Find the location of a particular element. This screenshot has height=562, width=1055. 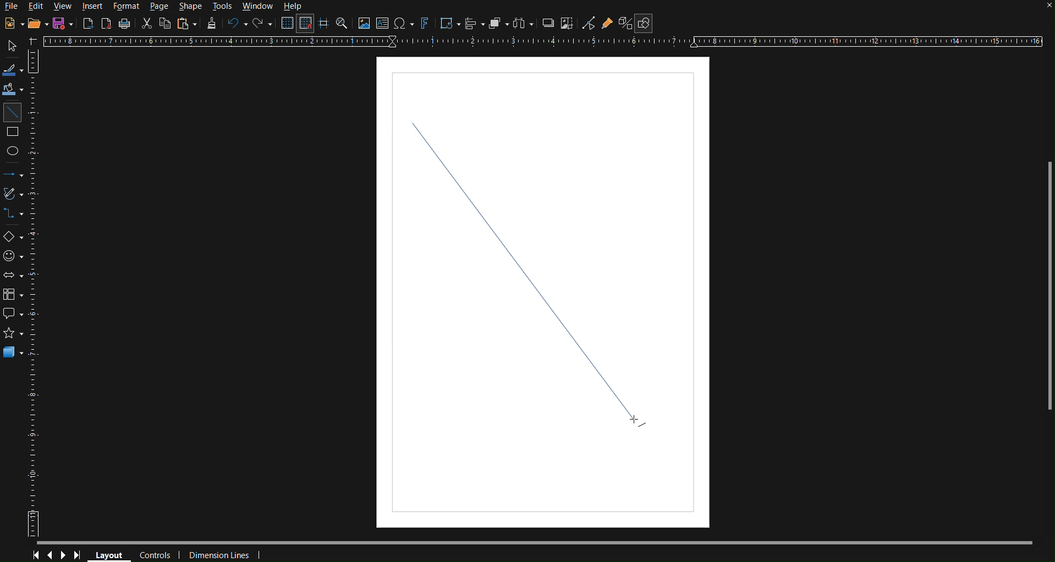

Redo is located at coordinates (263, 24).